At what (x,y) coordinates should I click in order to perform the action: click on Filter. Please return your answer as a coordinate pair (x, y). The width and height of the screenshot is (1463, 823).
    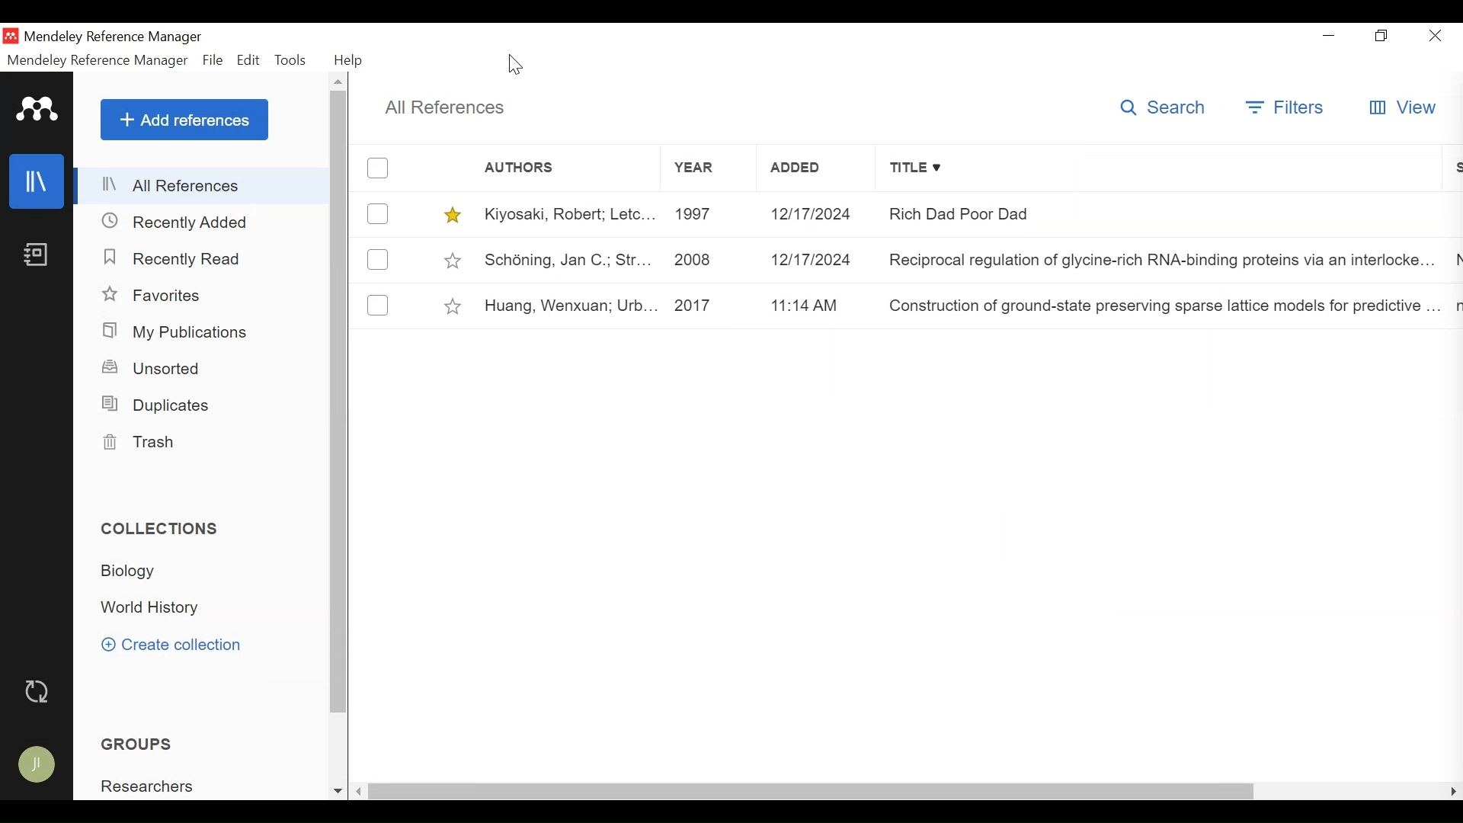
    Looking at the image, I should click on (1284, 106).